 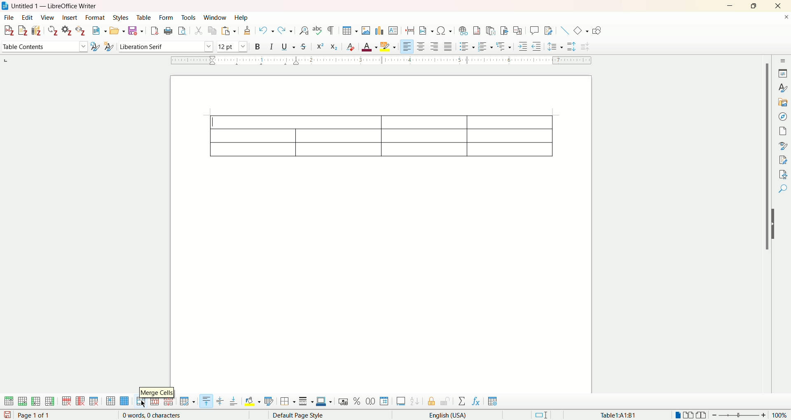 What do you see at coordinates (236, 402) in the screenshot?
I see `align bottom` at bounding box center [236, 402].